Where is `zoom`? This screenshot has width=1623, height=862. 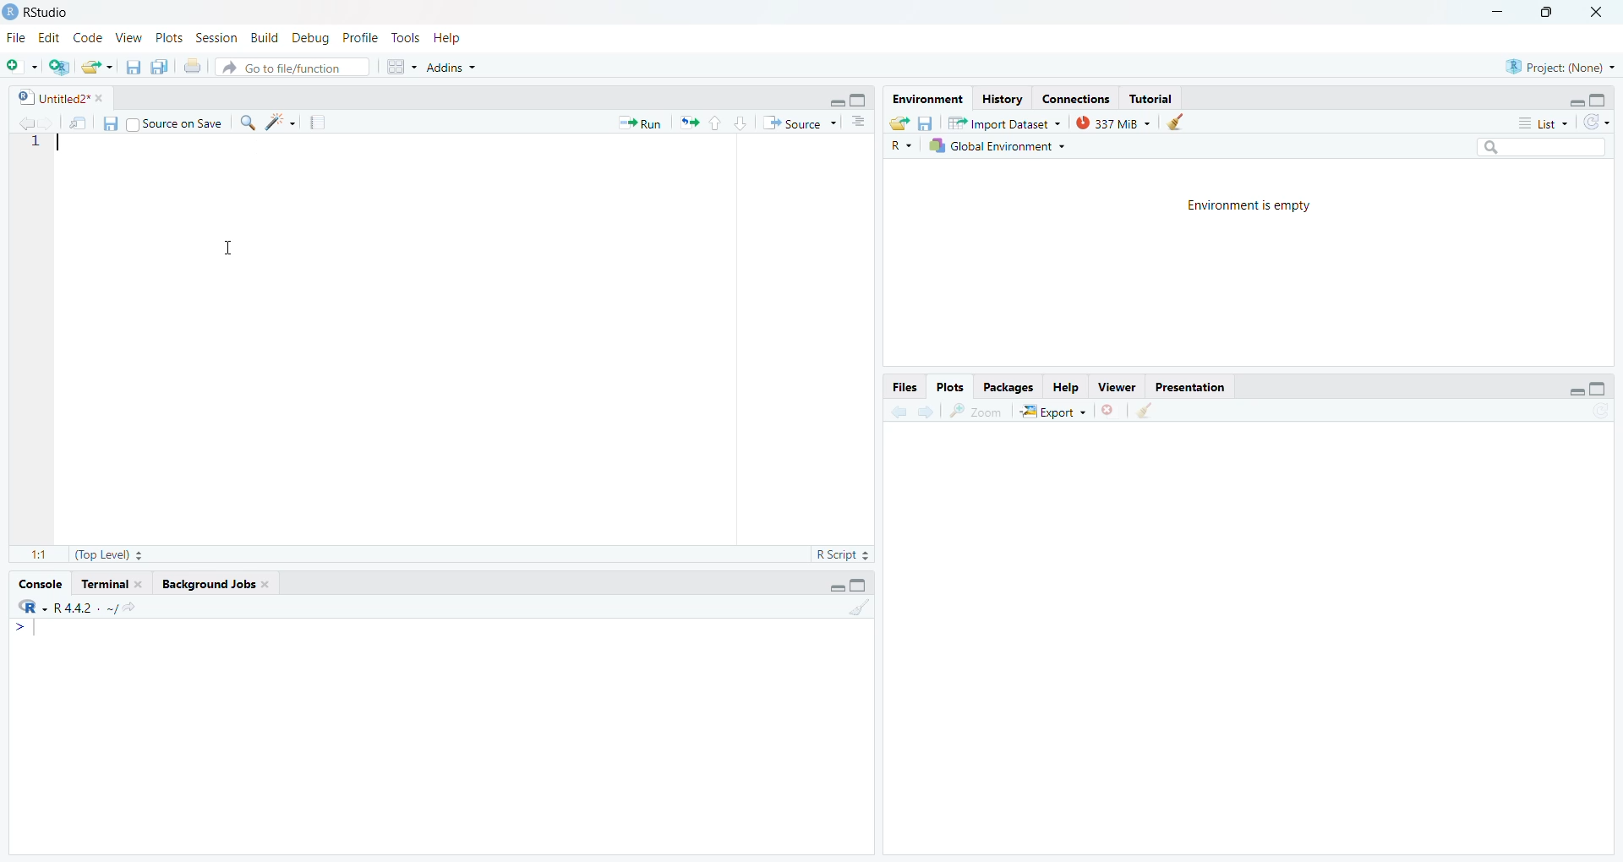
zoom is located at coordinates (977, 411).